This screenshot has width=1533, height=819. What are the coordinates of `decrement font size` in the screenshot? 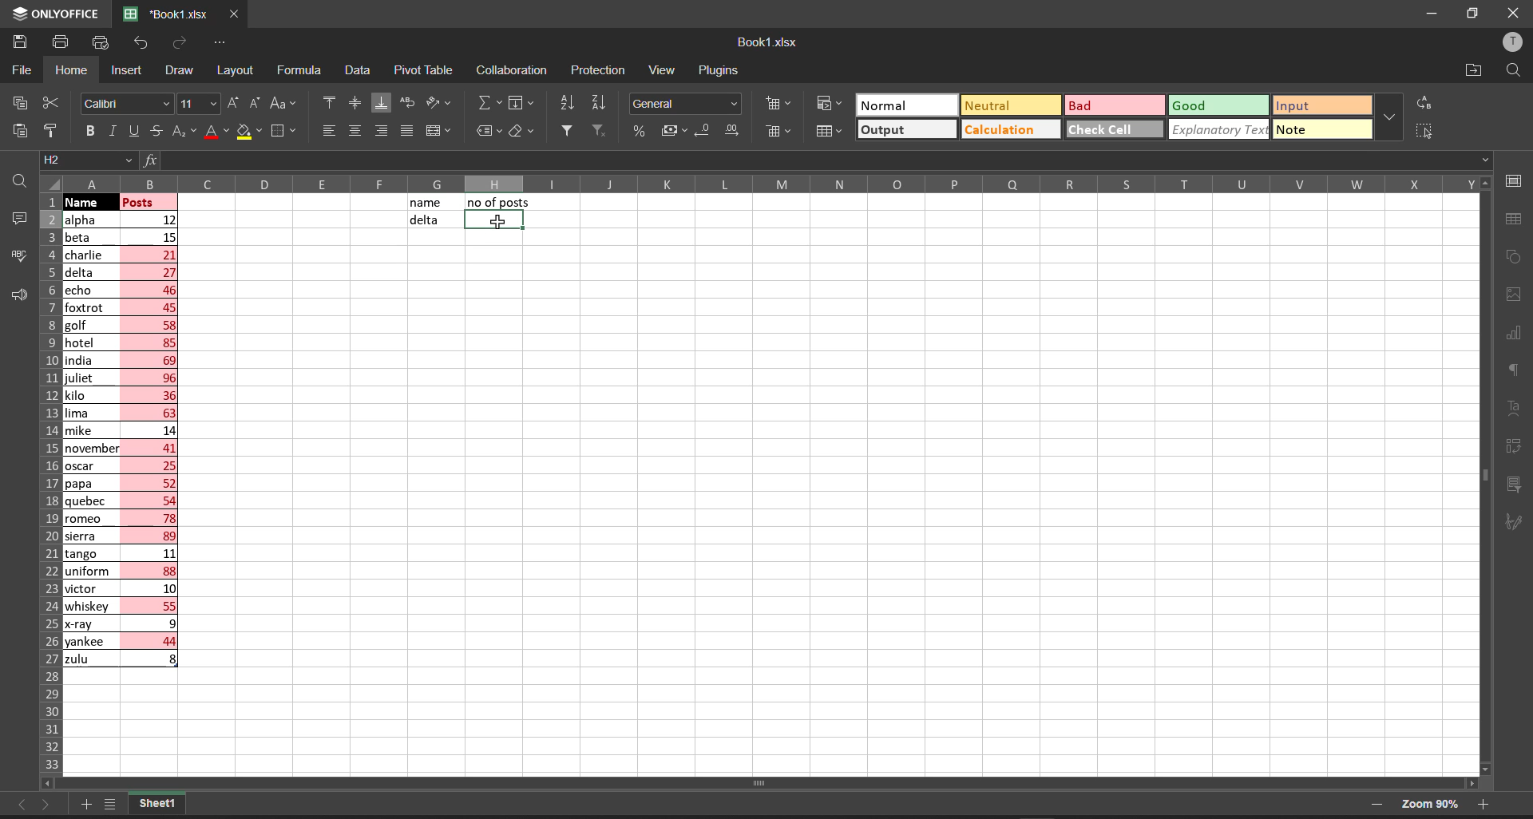 It's located at (256, 103).